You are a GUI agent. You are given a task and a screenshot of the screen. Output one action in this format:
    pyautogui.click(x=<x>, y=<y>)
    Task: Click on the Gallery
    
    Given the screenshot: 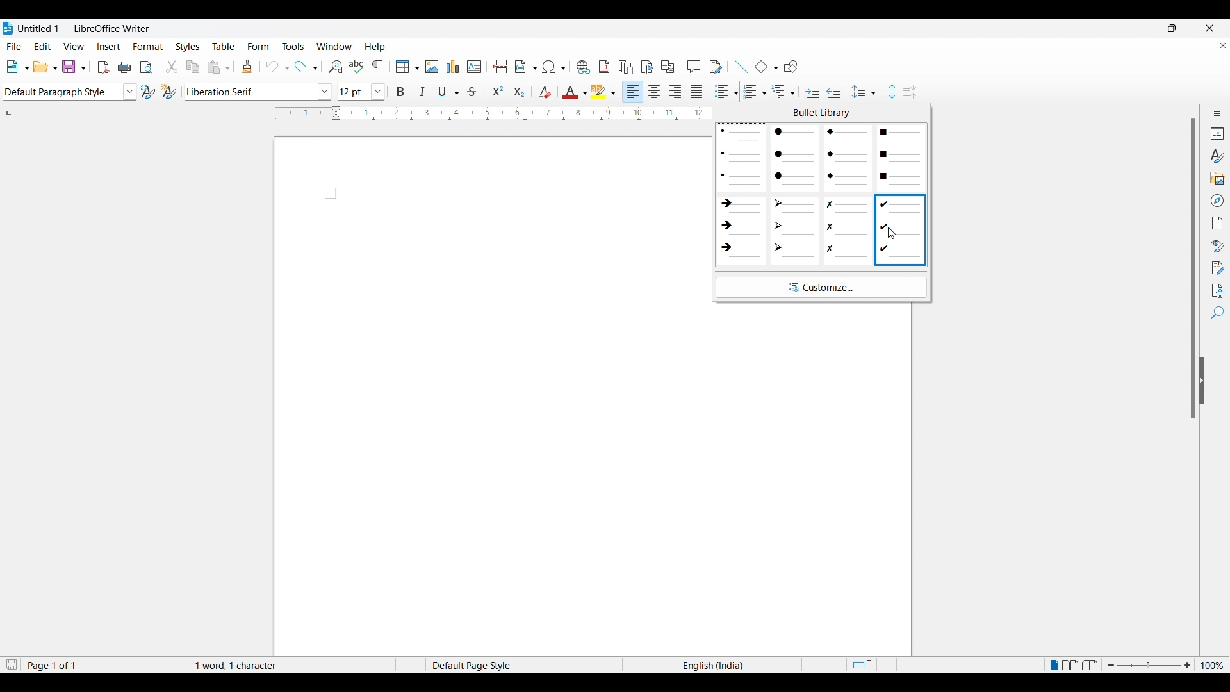 What is the action you would take?
    pyautogui.click(x=1218, y=177)
    